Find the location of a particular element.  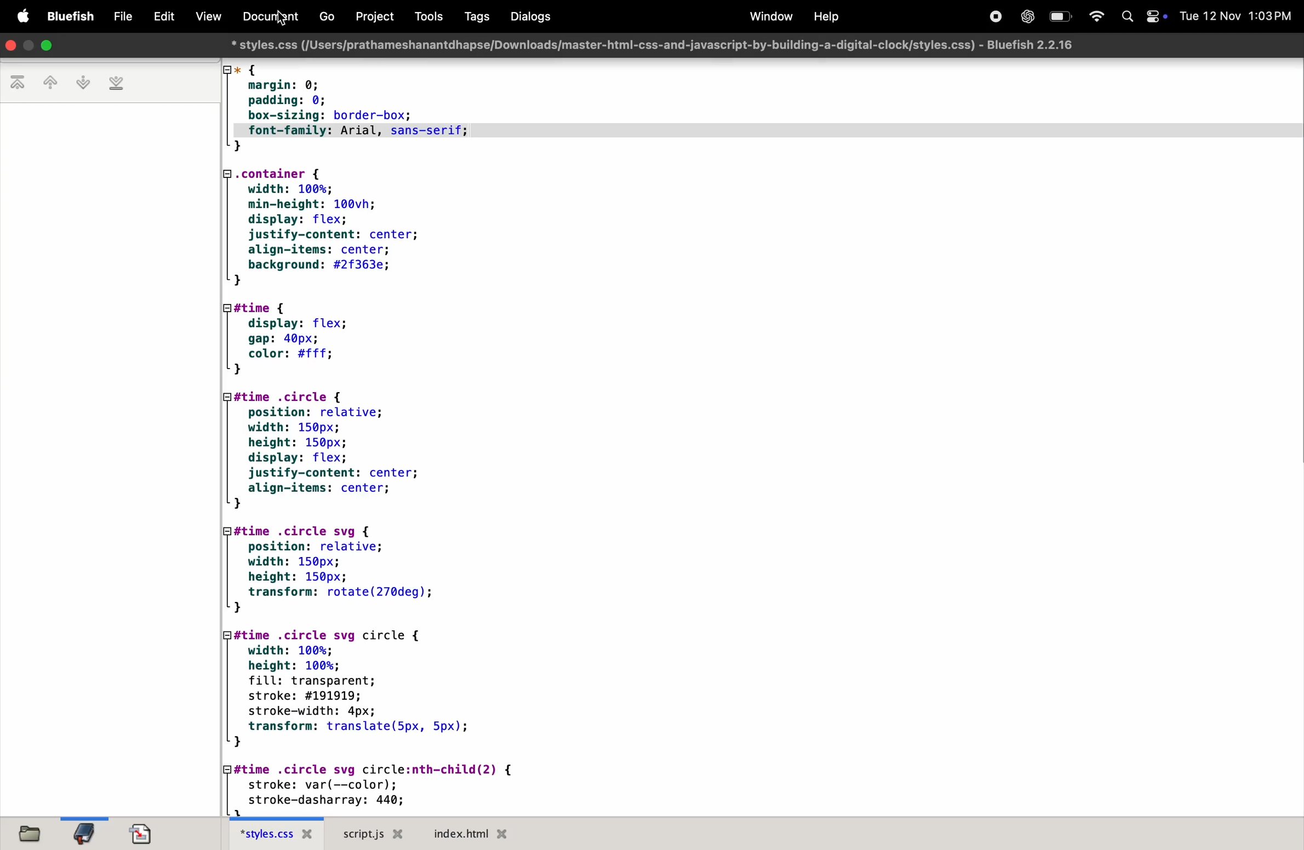

Spotlight is located at coordinates (1126, 18).